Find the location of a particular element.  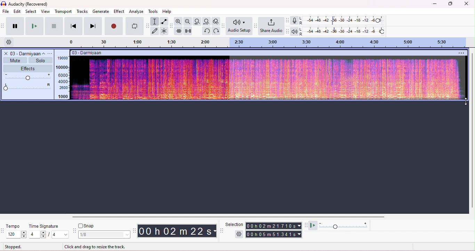

snap tool bar is located at coordinates (75, 231).